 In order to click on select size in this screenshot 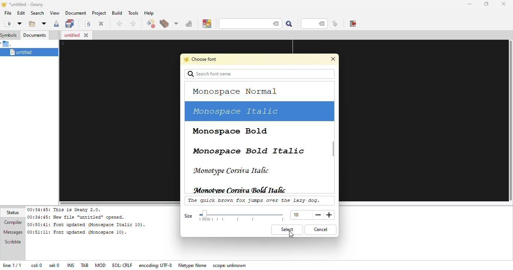, I will do `click(242, 214)`.